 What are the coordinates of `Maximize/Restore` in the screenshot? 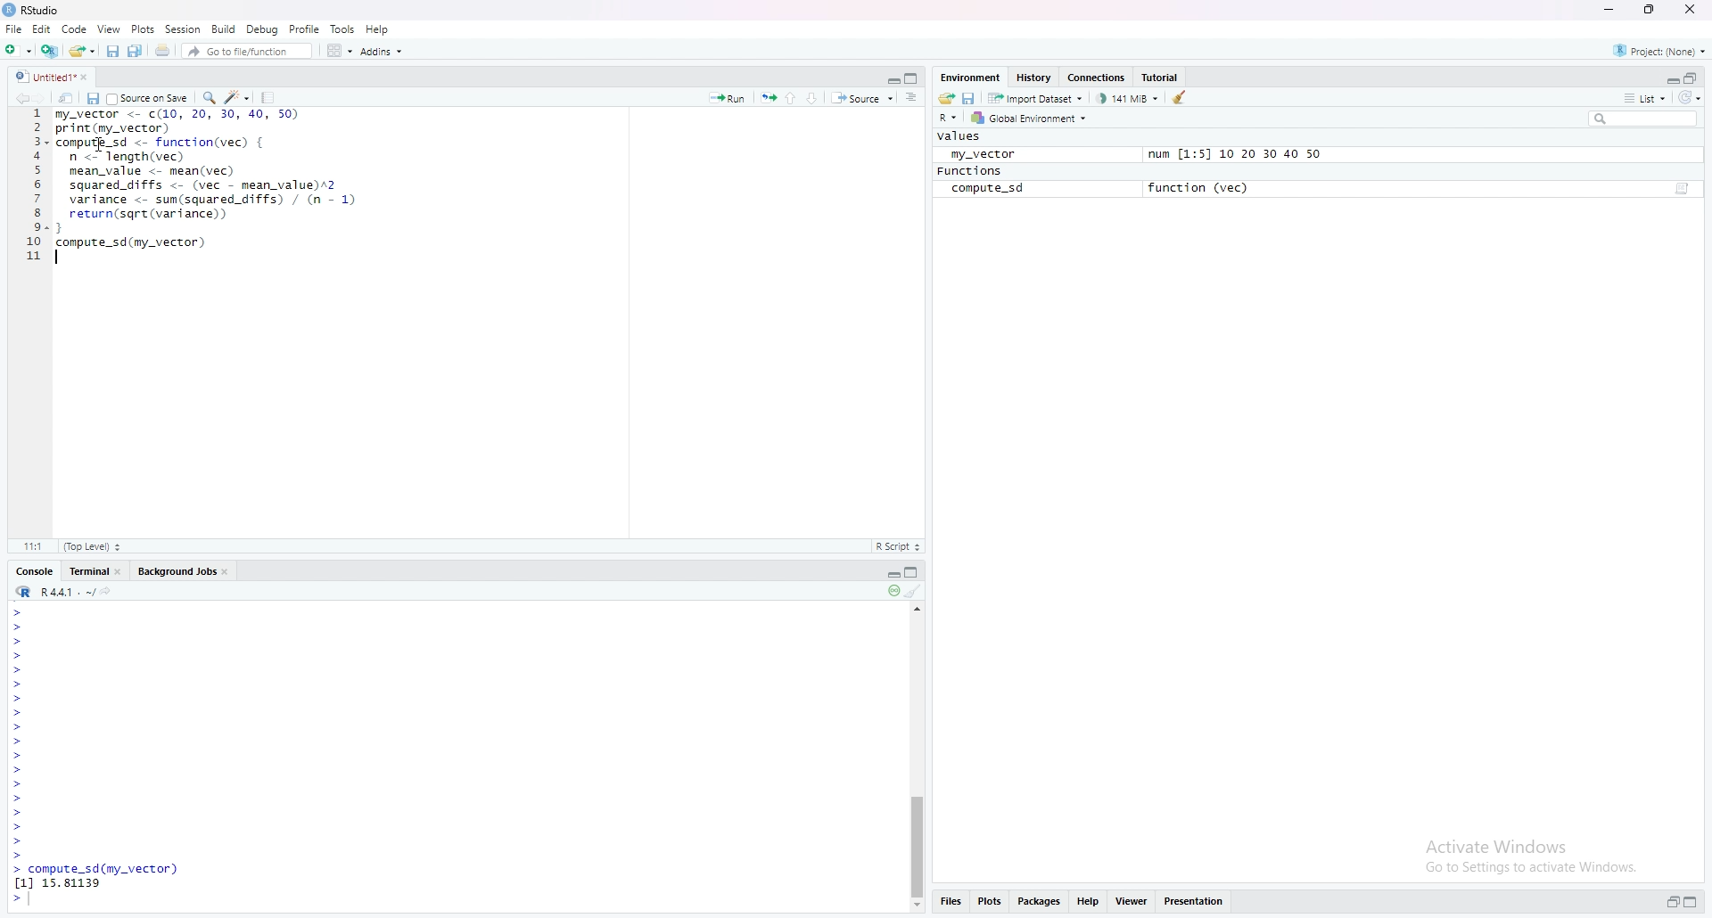 It's located at (1692, 78).